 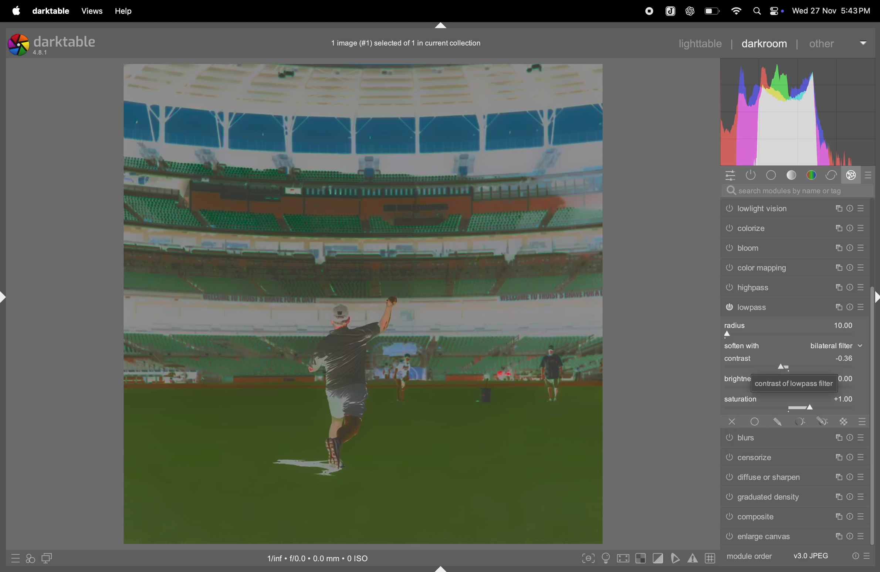 I want to click on scroll bar, so click(x=874, y=430).